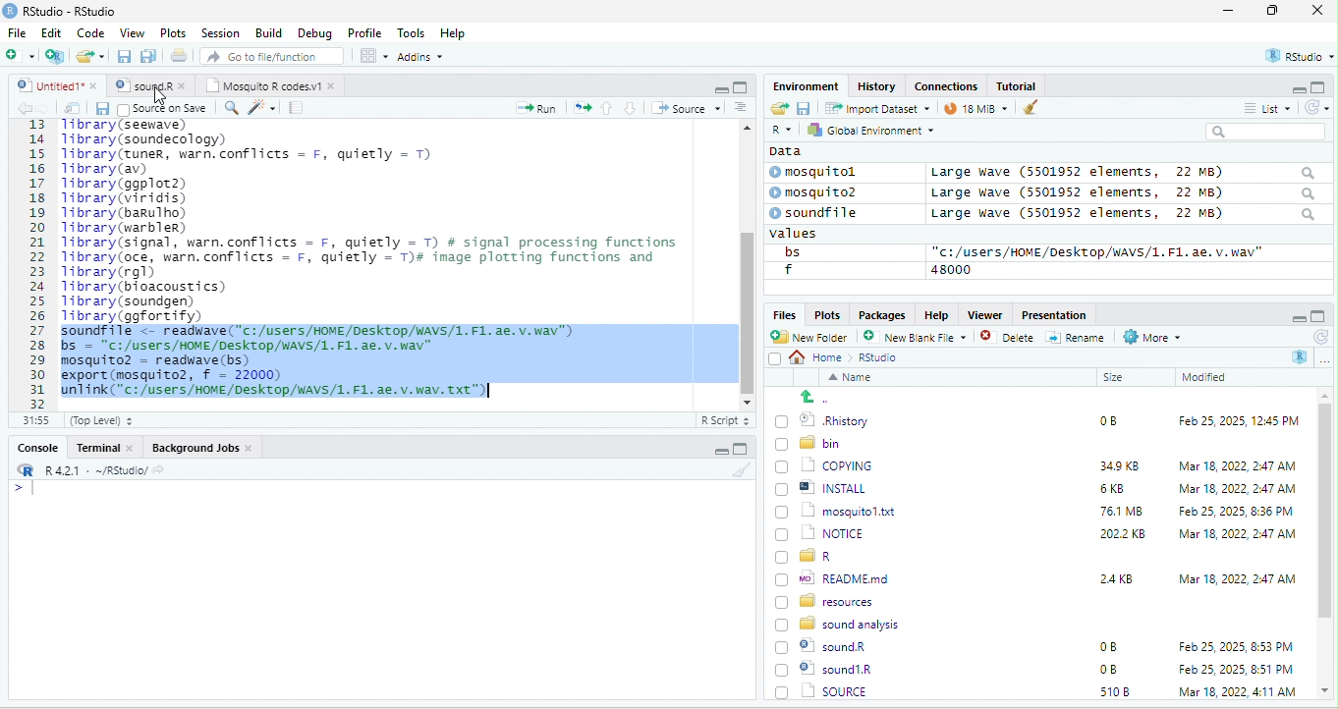 The width and height of the screenshot is (1338, 709). What do you see at coordinates (181, 58) in the screenshot?
I see `open` at bounding box center [181, 58].